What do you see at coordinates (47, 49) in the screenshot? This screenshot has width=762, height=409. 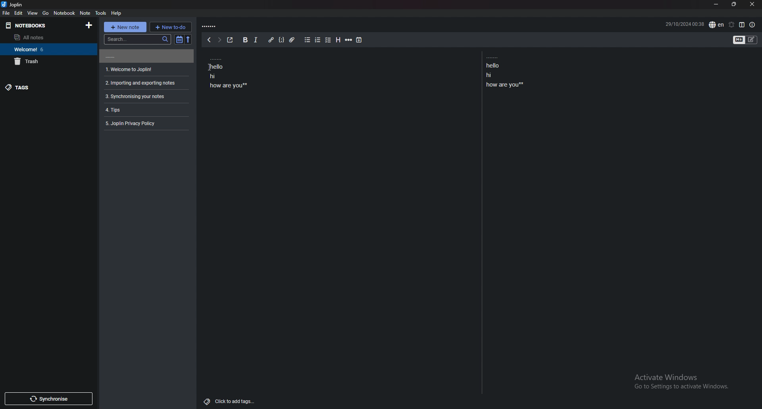 I see `welcome` at bounding box center [47, 49].